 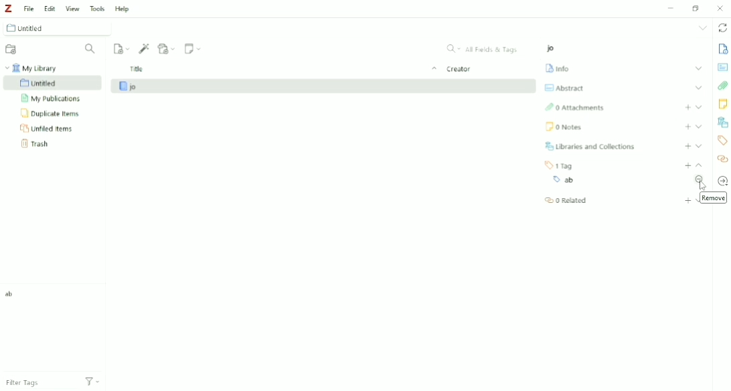 What do you see at coordinates (576, 107) in the screenshot?
I see `Attachments` at bounding box center [576, 107].